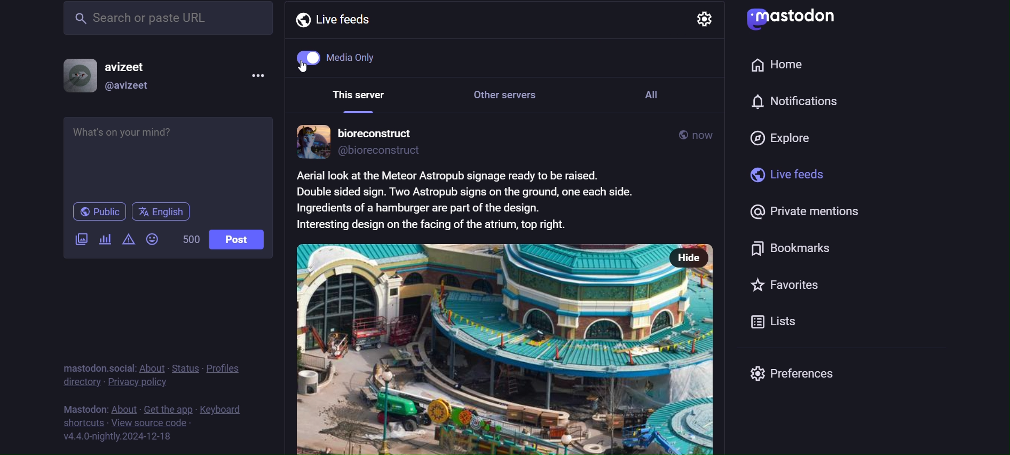 This screenshot has width=1010, height=455. What do you see at coordinates (382, 150) in the screenshot?
I see `@bioreconstruct` at bounding box center [382, 150].